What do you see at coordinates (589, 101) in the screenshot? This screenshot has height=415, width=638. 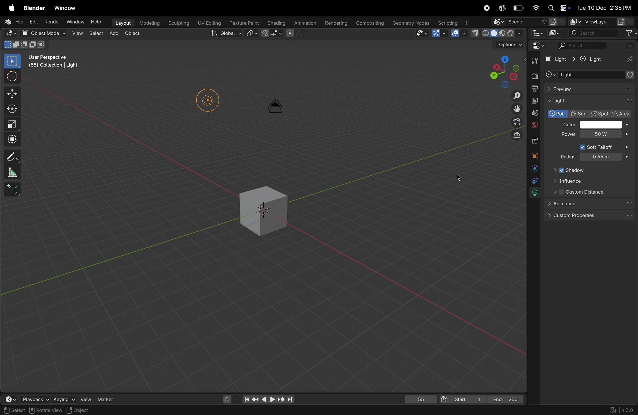 I see `Light` at bounding box center [589, 101].